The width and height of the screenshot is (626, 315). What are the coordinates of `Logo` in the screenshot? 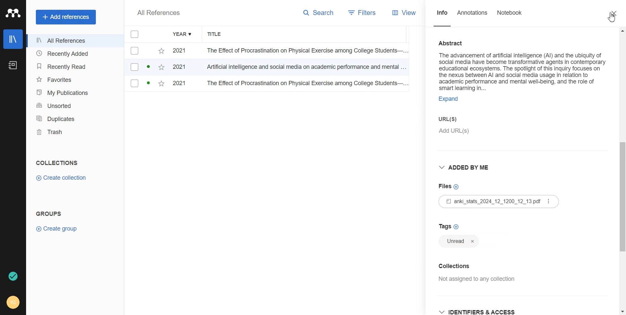 It's located at (13, 13).